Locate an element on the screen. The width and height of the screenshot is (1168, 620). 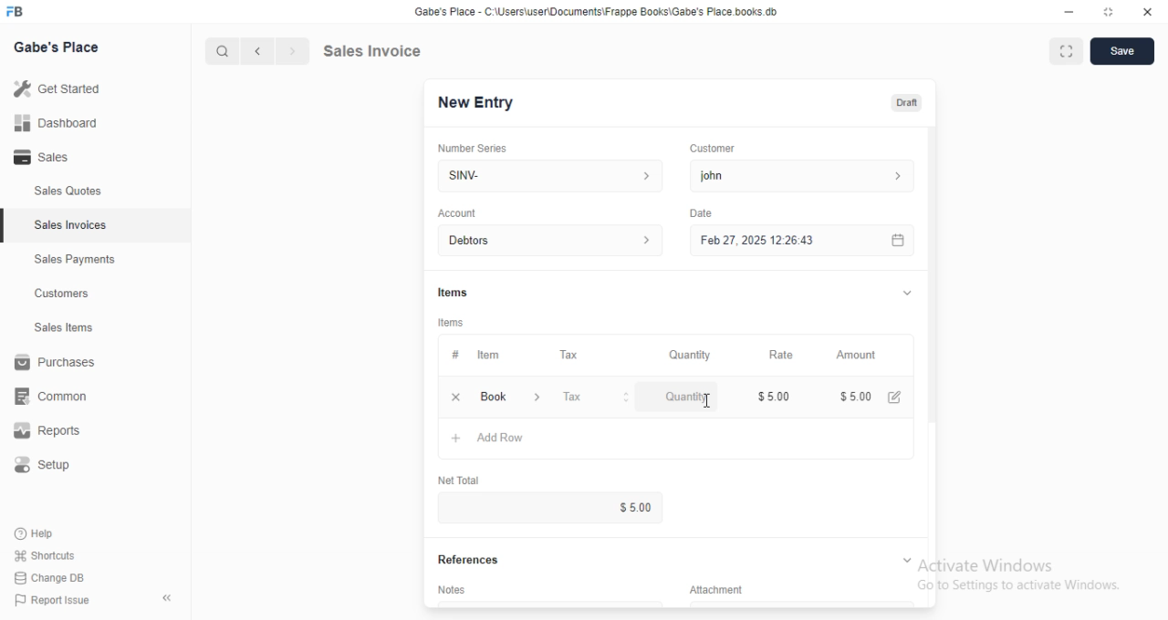
Search is located at coordinates (221, 48).